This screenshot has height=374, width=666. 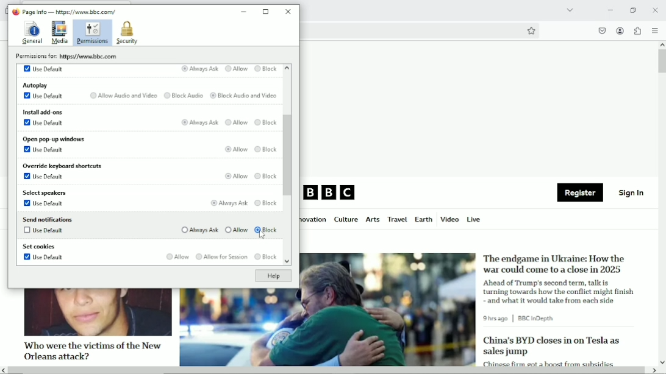 I want to click on Use default, so click(x=46, y=178).